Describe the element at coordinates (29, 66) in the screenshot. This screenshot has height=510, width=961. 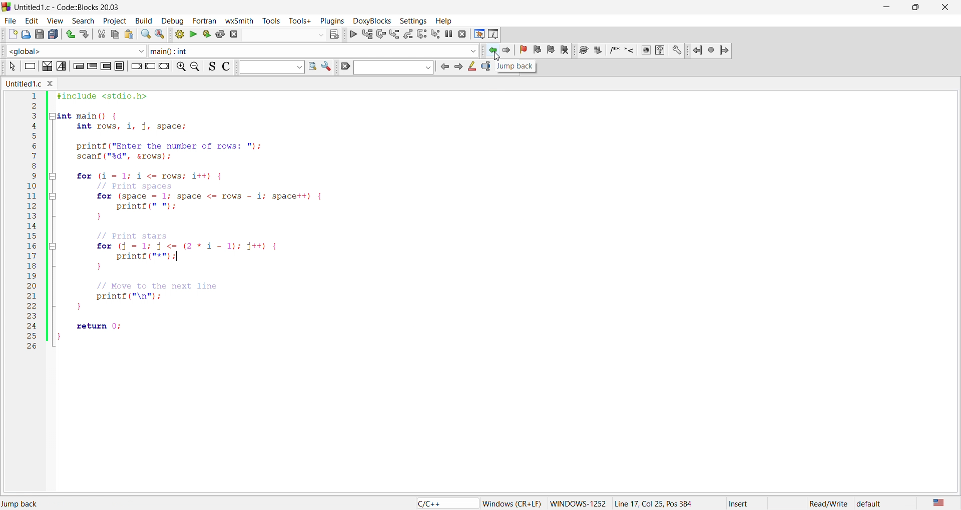
I see `icon` at that location.